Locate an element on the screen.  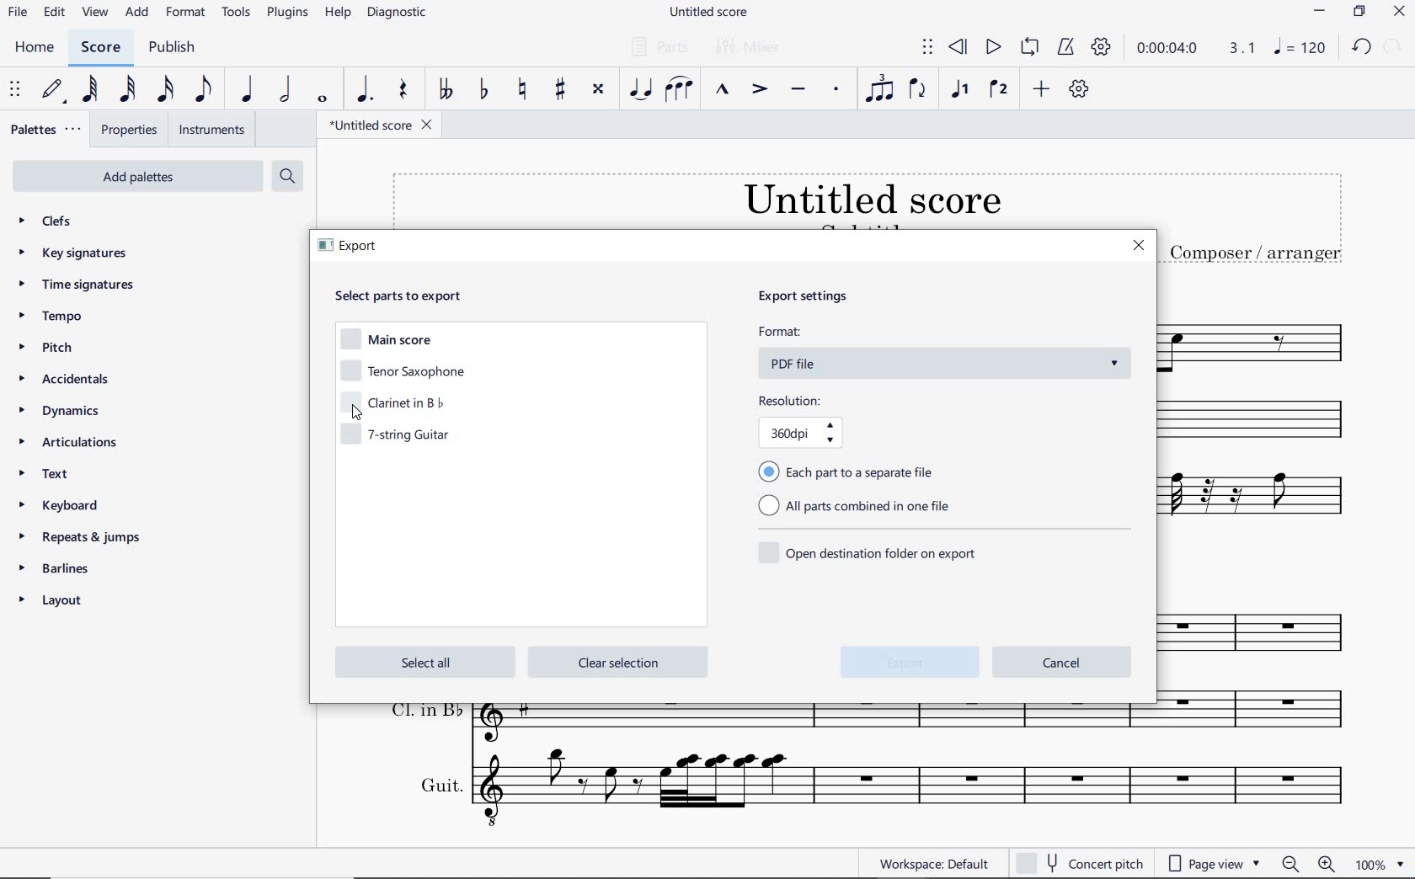
main score is located at coordinates (389, 342).